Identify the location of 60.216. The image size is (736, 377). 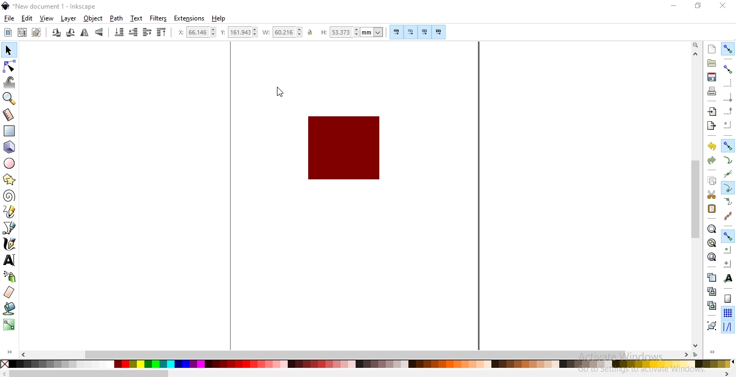
(288, 32).